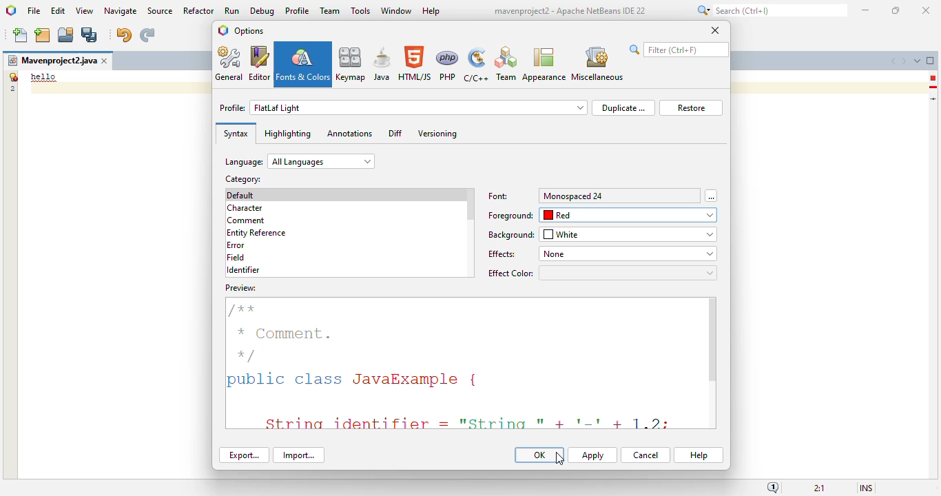 Image resolution: width=941 pixels, height=496 pixels. Describe the element at coordinates (85, 11) in the screenshot. I see `view` at that location.